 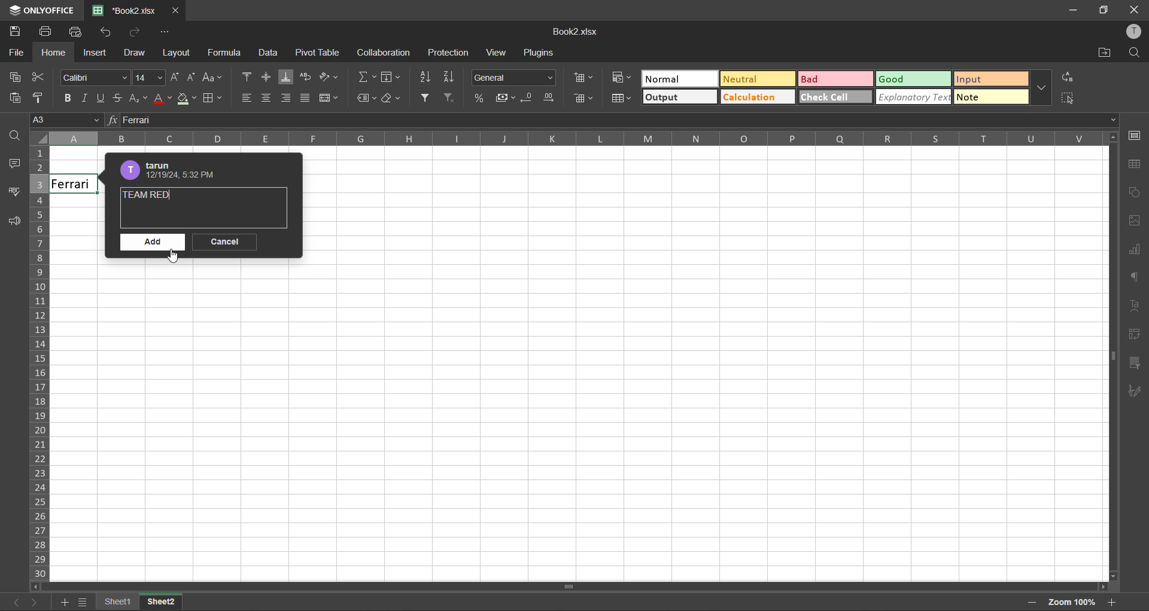 What do you see at coordinates (305, 75) in the screenshot?
I see `wrap text` at bounding box center [305, 75].